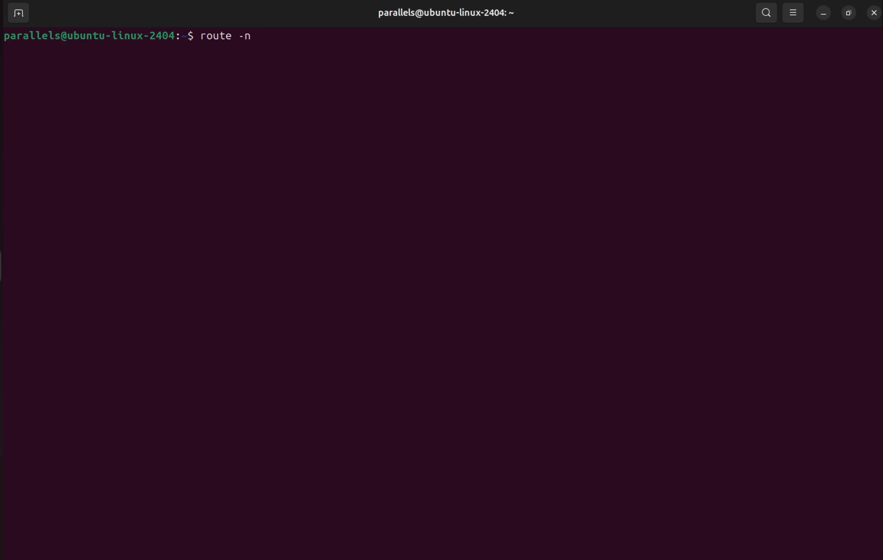 The image size is (883, 560). Describe the element at coordinates (446, 14) in the screenshot. I see `user profile` at that location.